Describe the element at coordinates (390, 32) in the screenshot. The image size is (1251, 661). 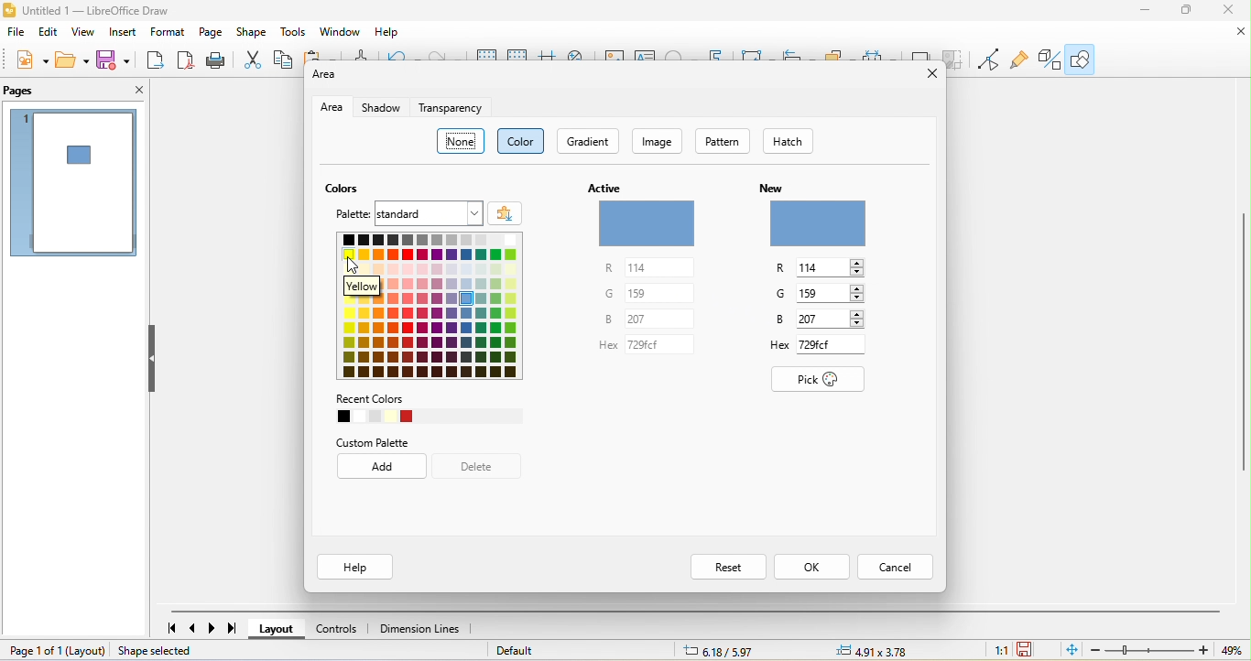
I see `help` at that location.